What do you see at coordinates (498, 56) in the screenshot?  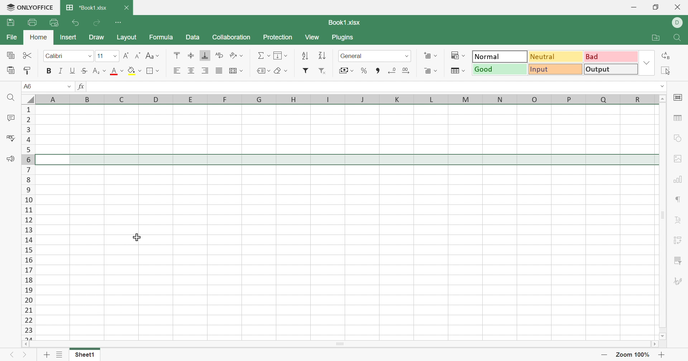 I see `Normal` at bounding box center [498, 56].